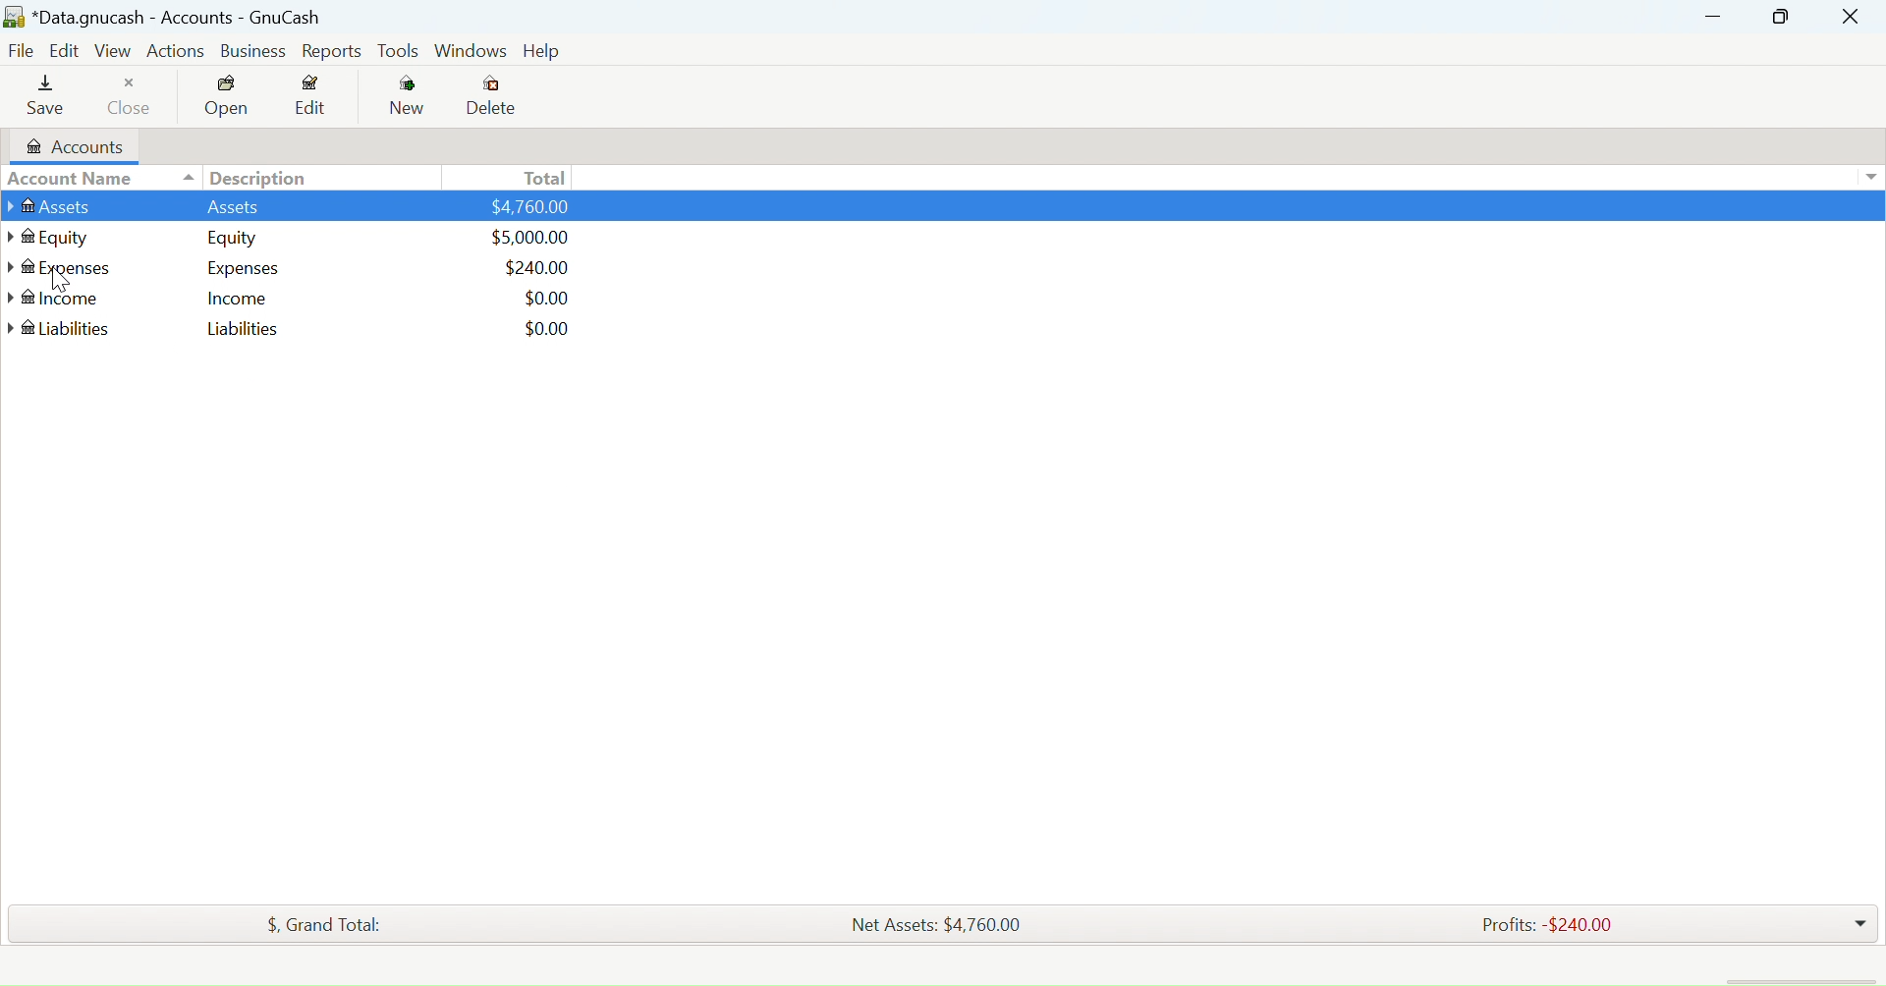  I want to click on Cursor Position, so click(60, 278).